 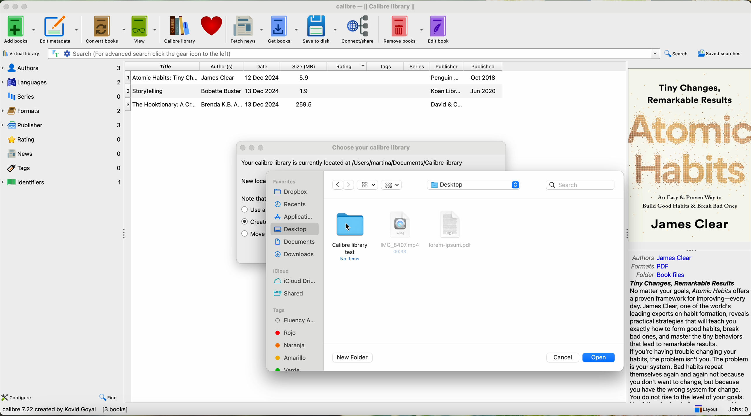 I want to click on enable create an empty library, so click(x=251, y=223).